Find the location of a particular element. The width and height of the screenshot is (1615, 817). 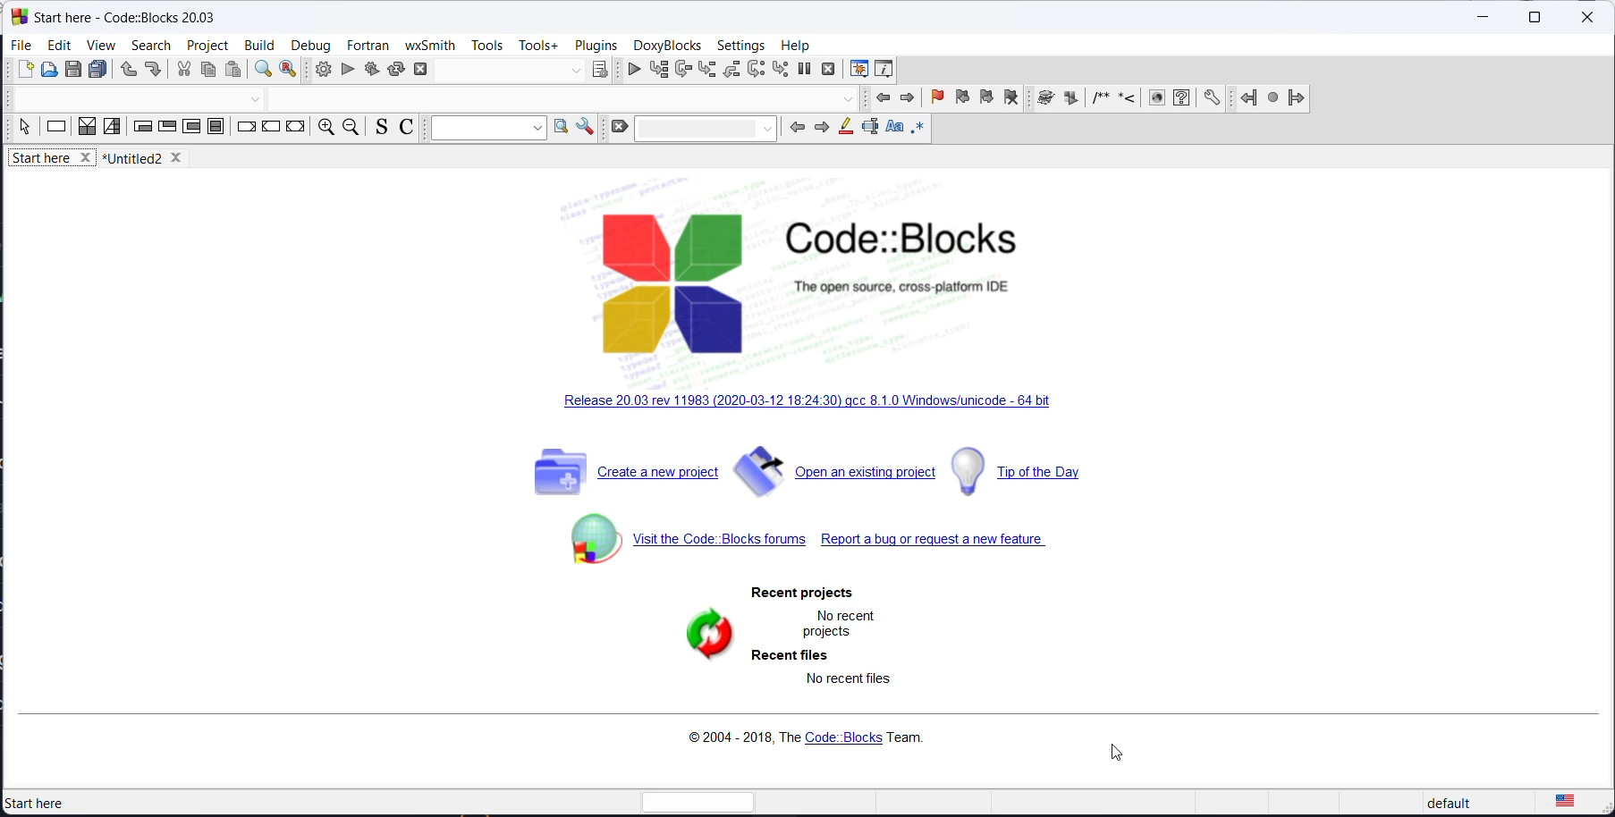

decision is located at coordinates (88, 128).